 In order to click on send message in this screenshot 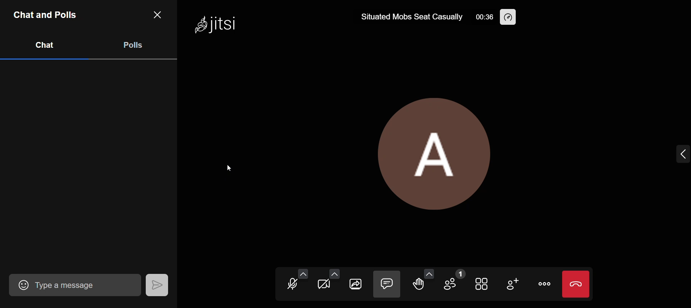, I will do `click(156, 284)`.